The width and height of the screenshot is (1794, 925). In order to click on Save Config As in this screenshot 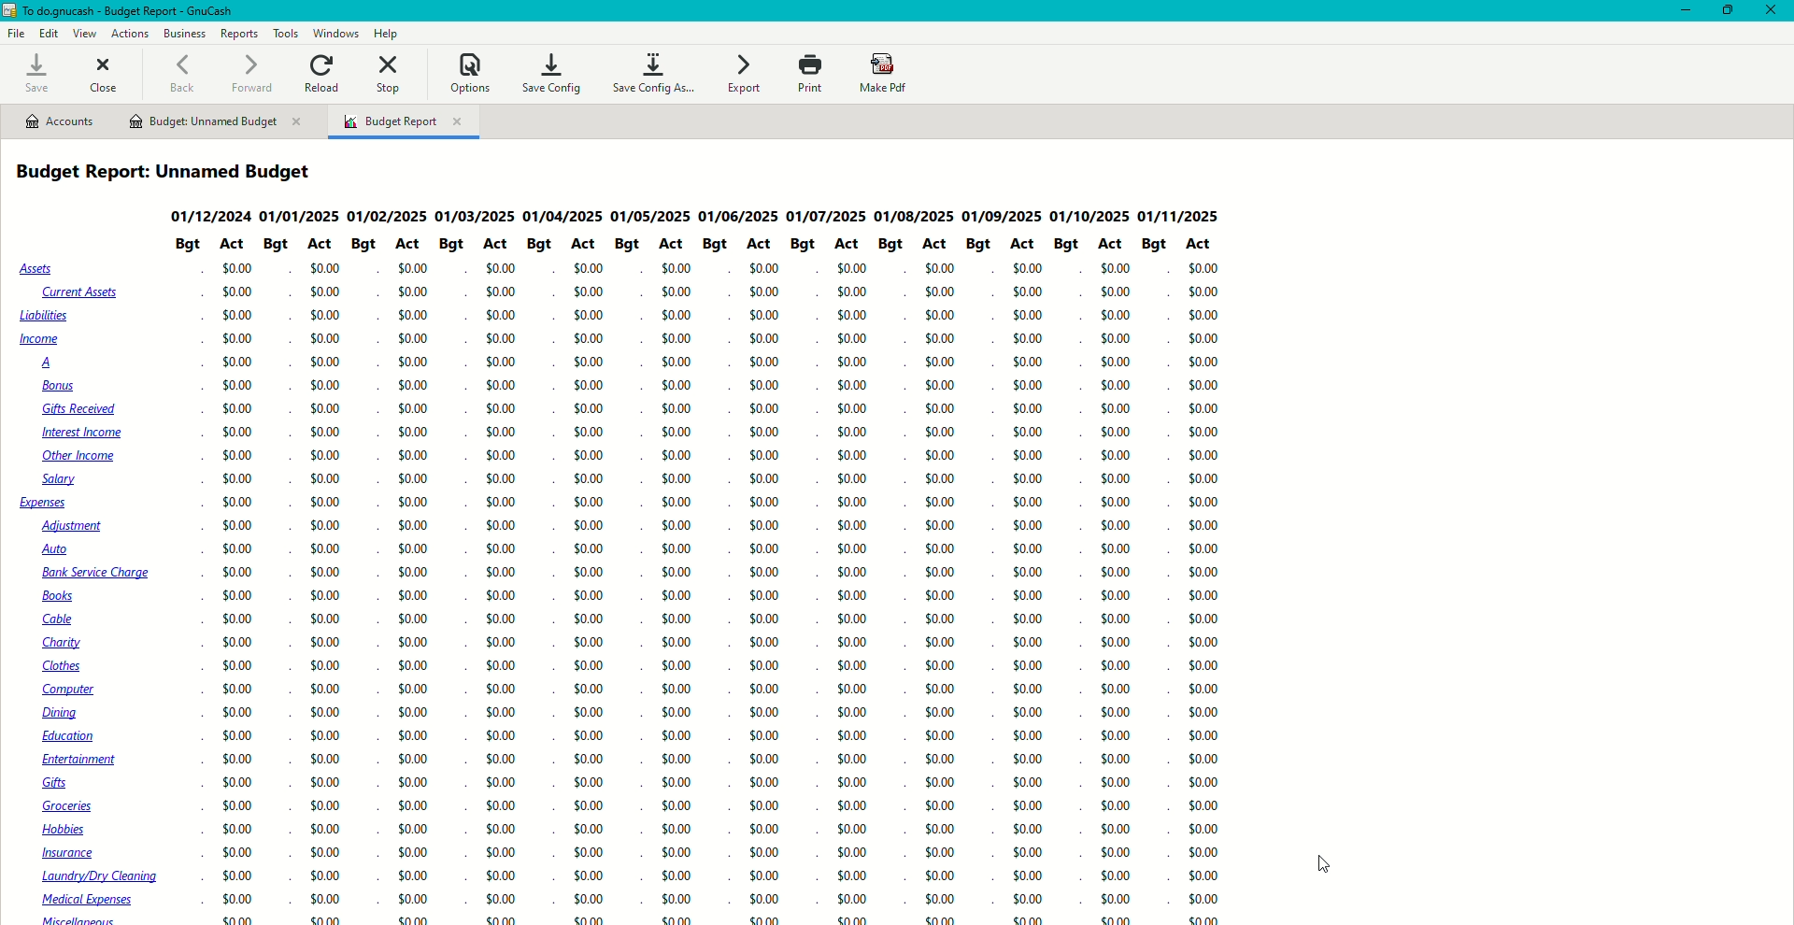, I will do `click(656, 74)`.